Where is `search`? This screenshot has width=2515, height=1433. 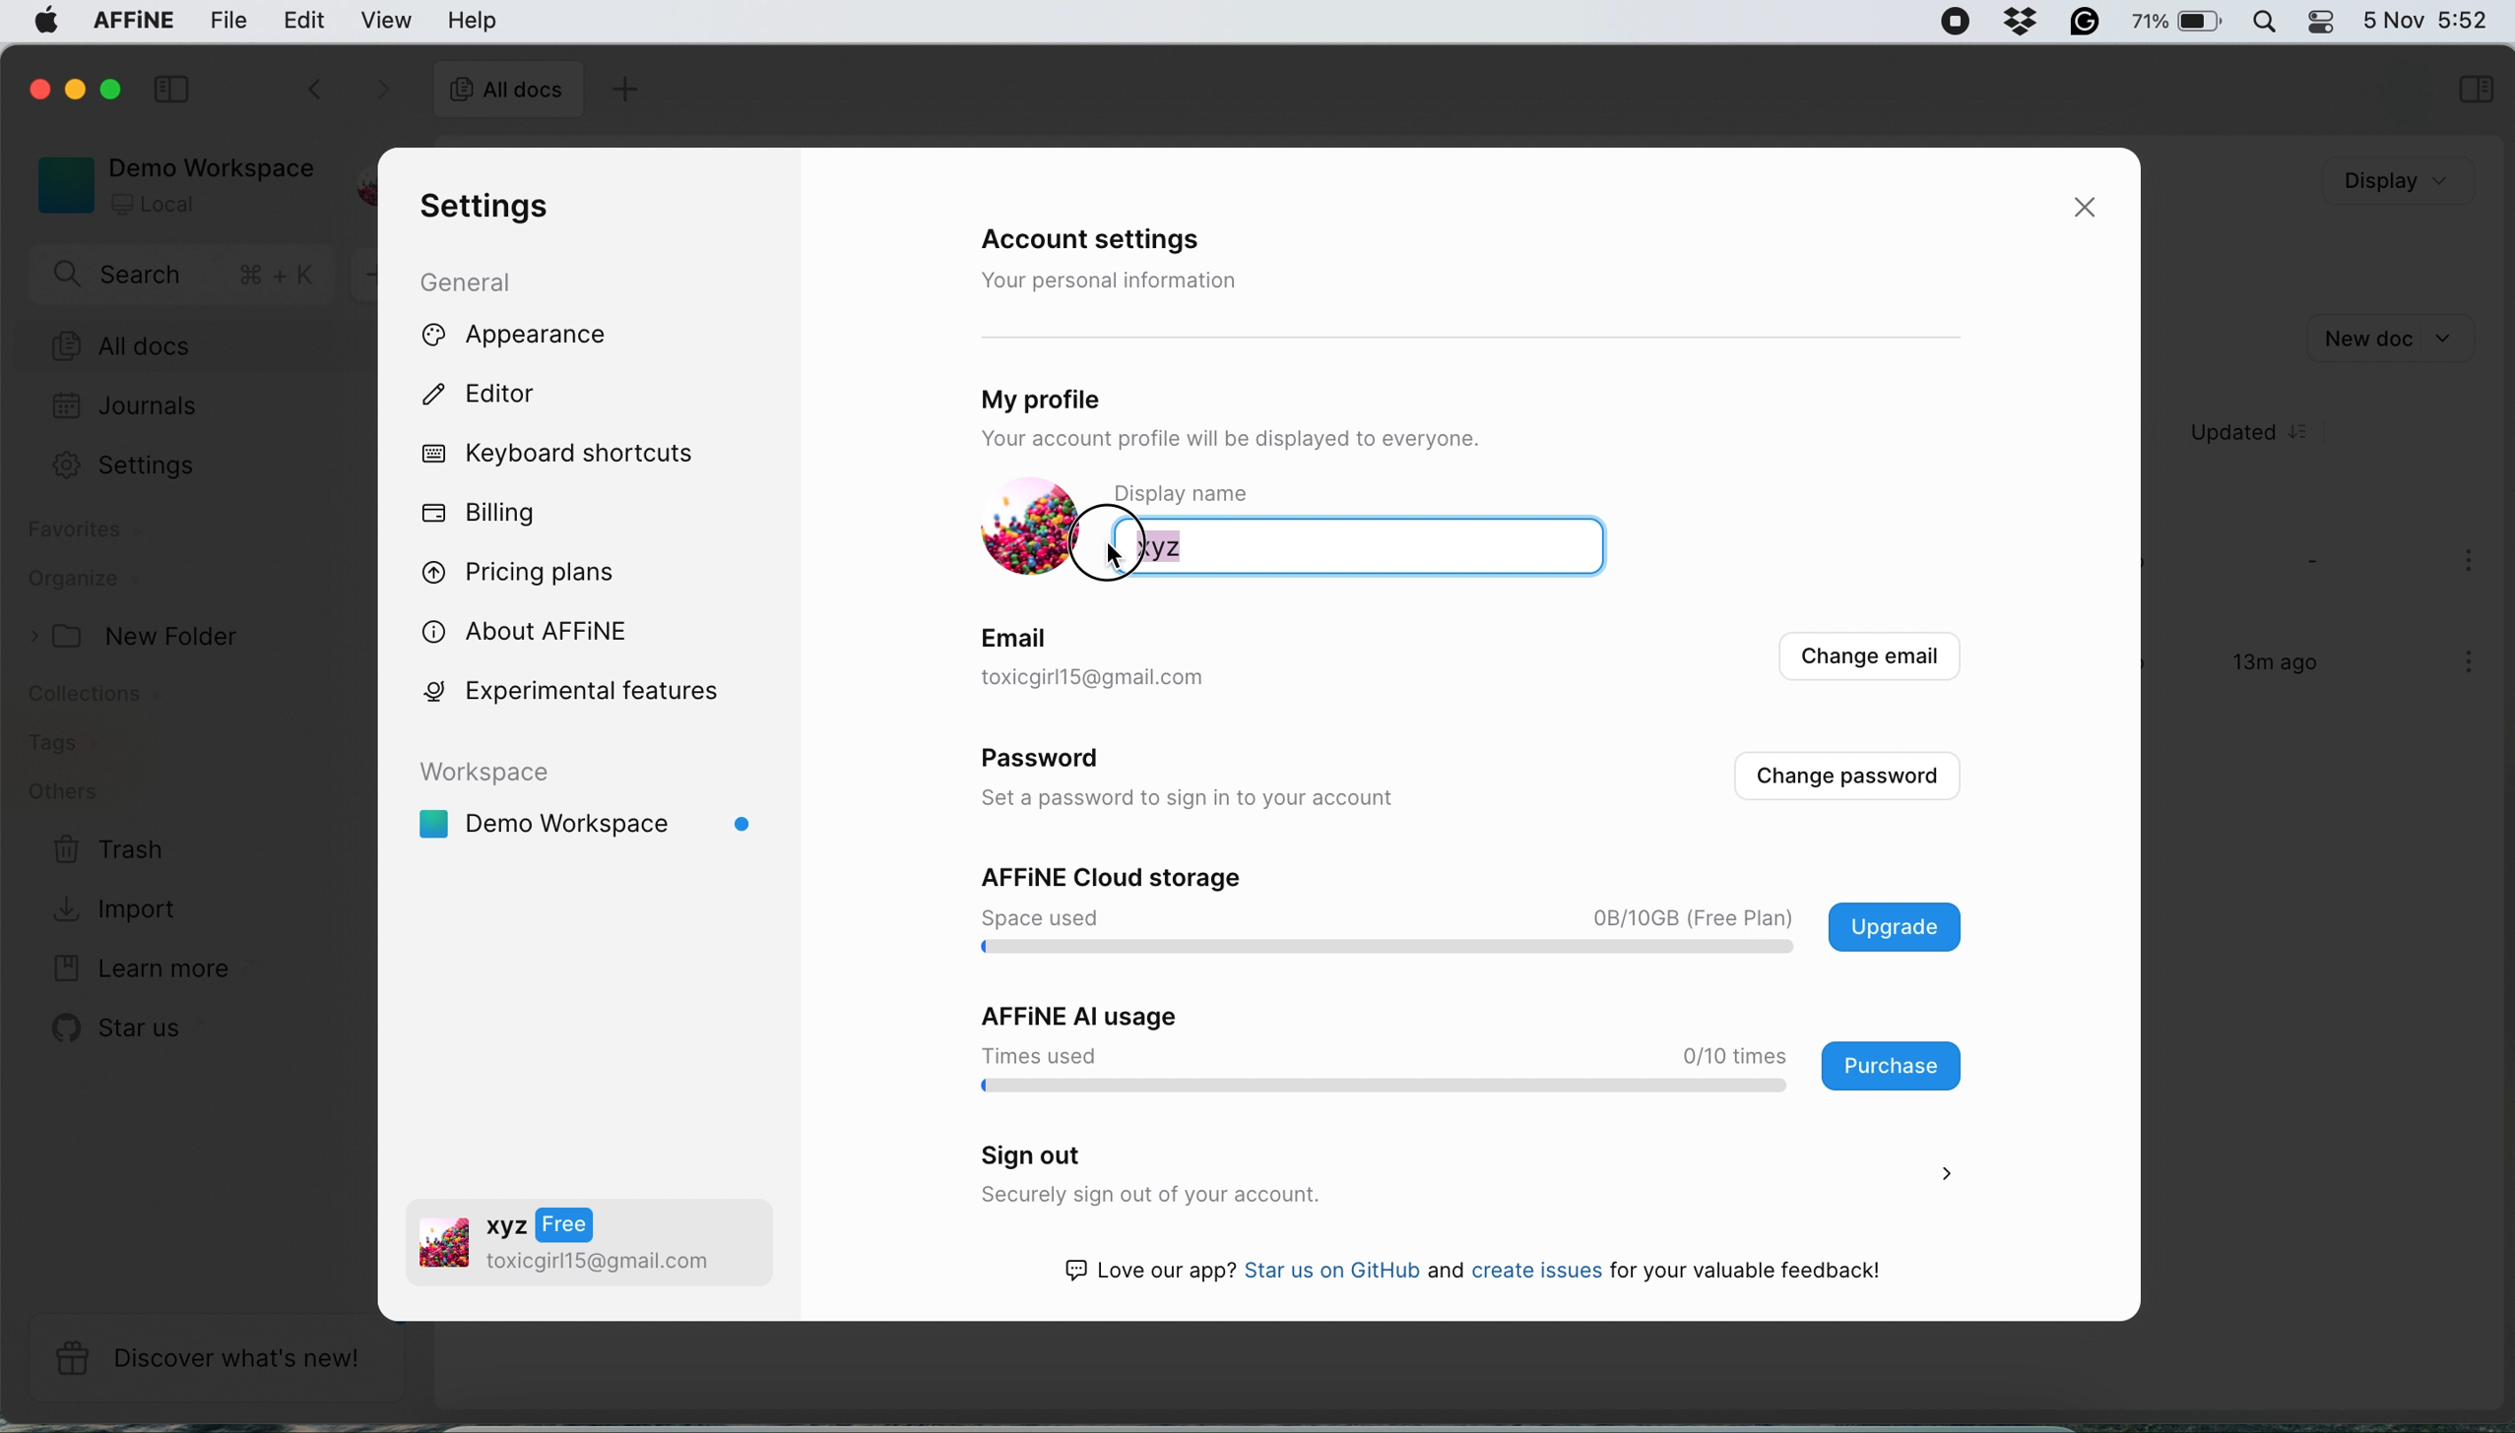 search is located at coordinates (186, 278).